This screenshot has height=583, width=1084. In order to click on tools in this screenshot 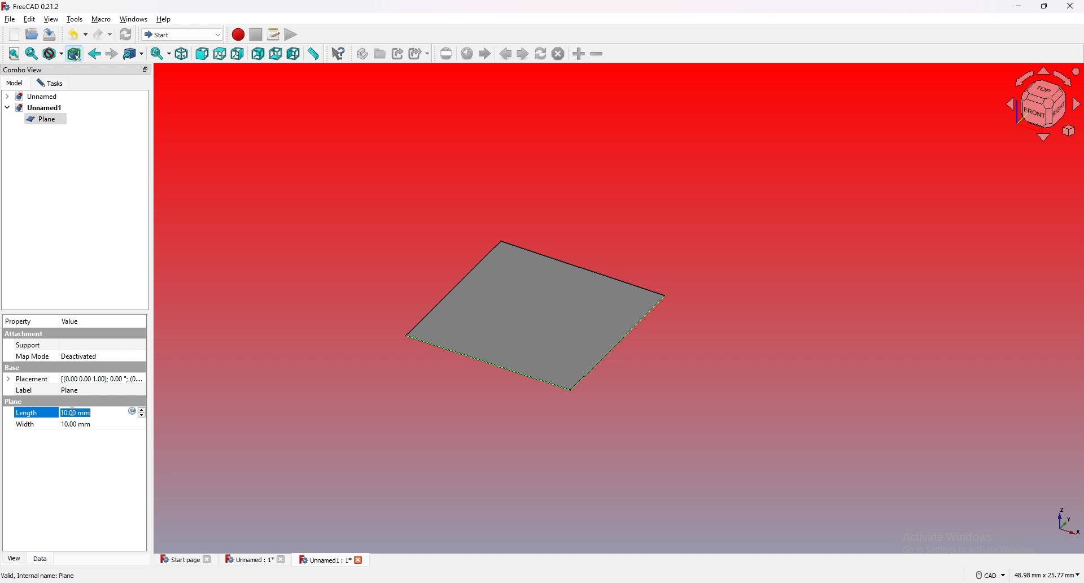, I will do `click(75, 19)`.